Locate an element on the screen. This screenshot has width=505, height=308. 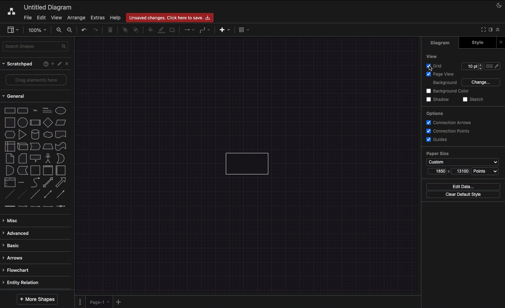
Line color is located at coordinates (161, 31).